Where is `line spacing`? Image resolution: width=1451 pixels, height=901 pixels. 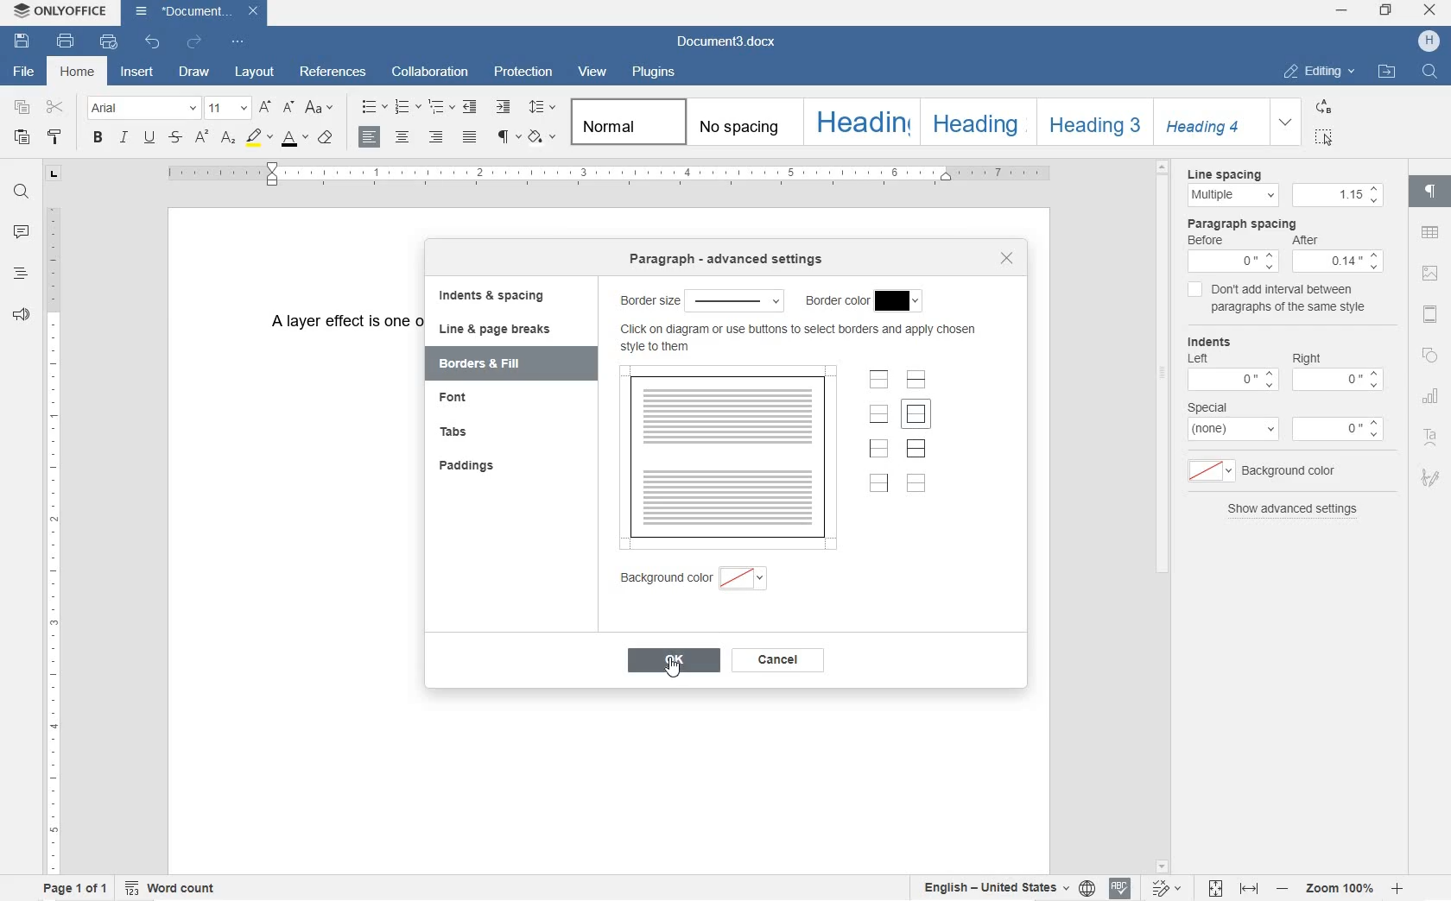
line spacing is located at coordinates (1229, 187).